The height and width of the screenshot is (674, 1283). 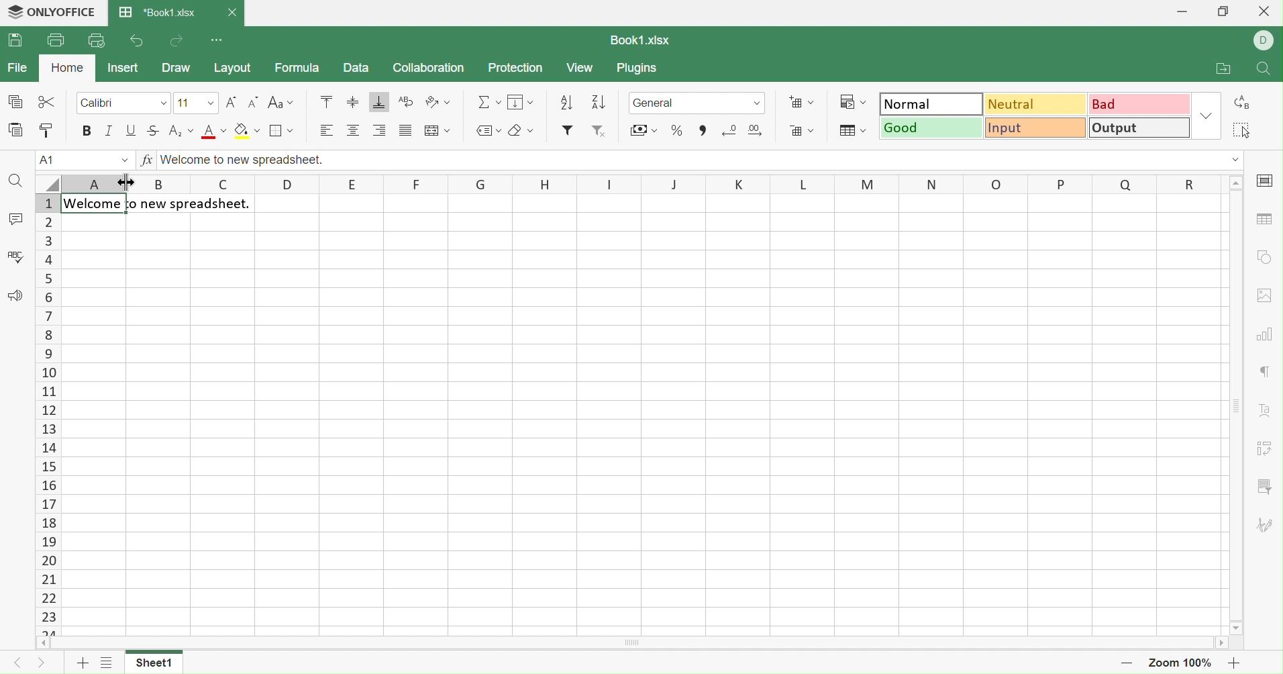 What do you see at coordinates (125, 67) in the screenshot?
I see `Insert` at bounding box center [125, 67].